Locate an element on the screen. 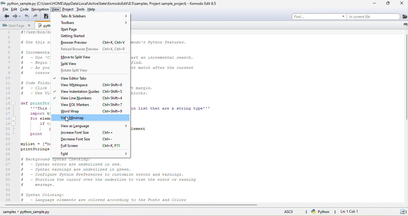  split view is located at coordinates (83, 65).